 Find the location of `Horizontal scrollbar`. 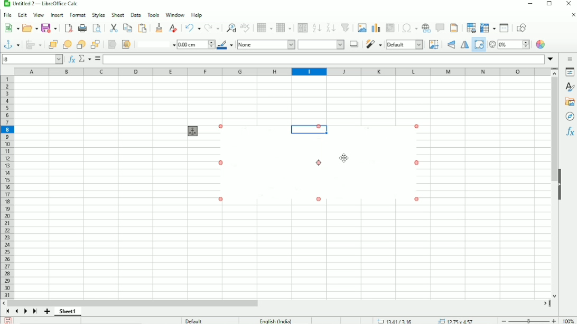

Horizontal scrollbar is located at coordinates (133, 303).